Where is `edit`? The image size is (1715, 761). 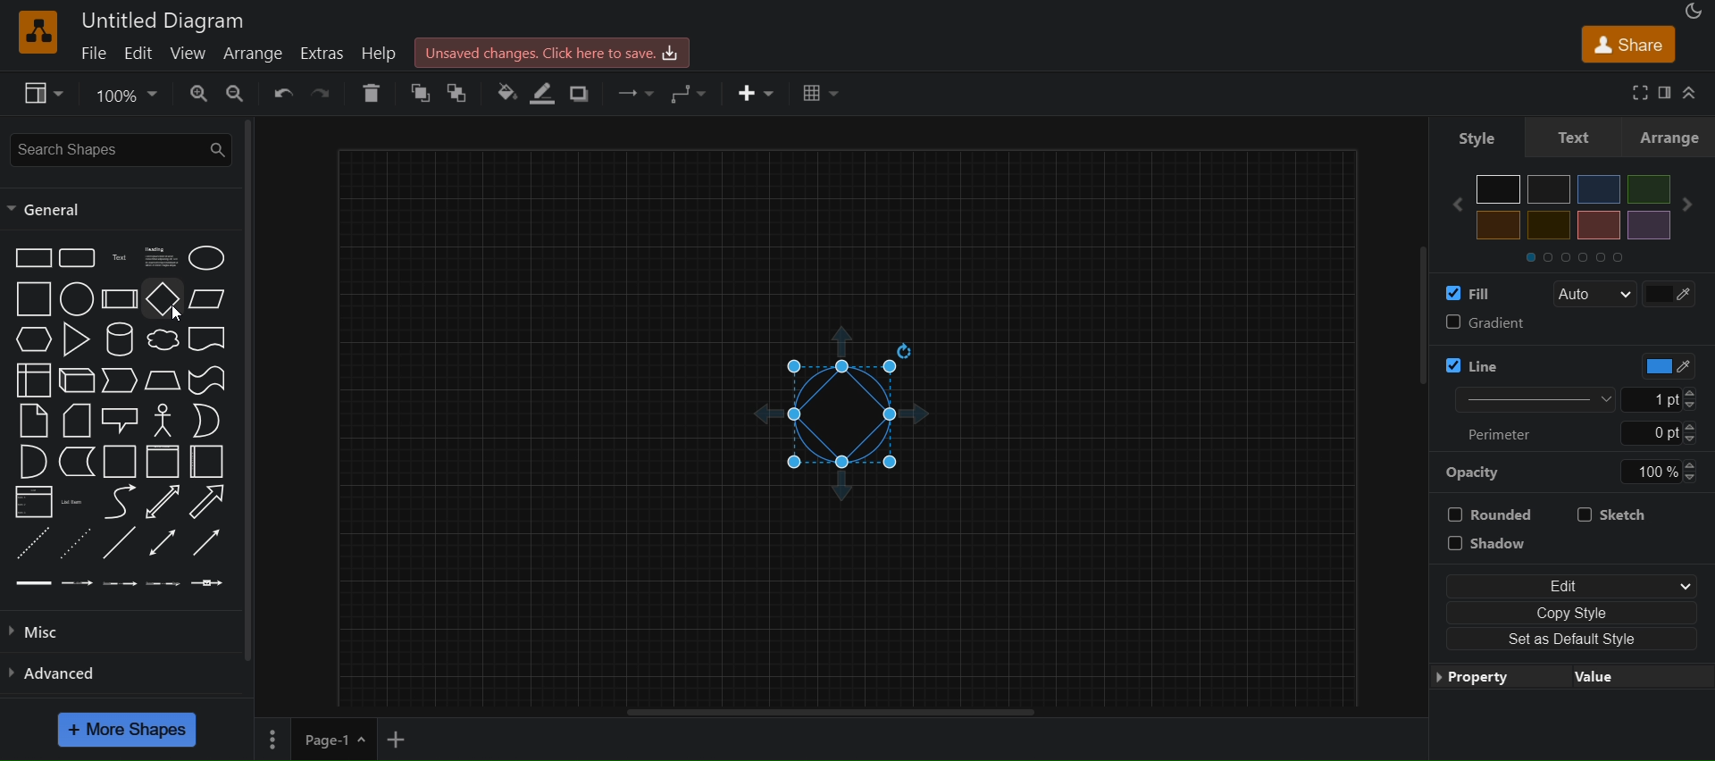 edit is located at coordinates (1571, 582).